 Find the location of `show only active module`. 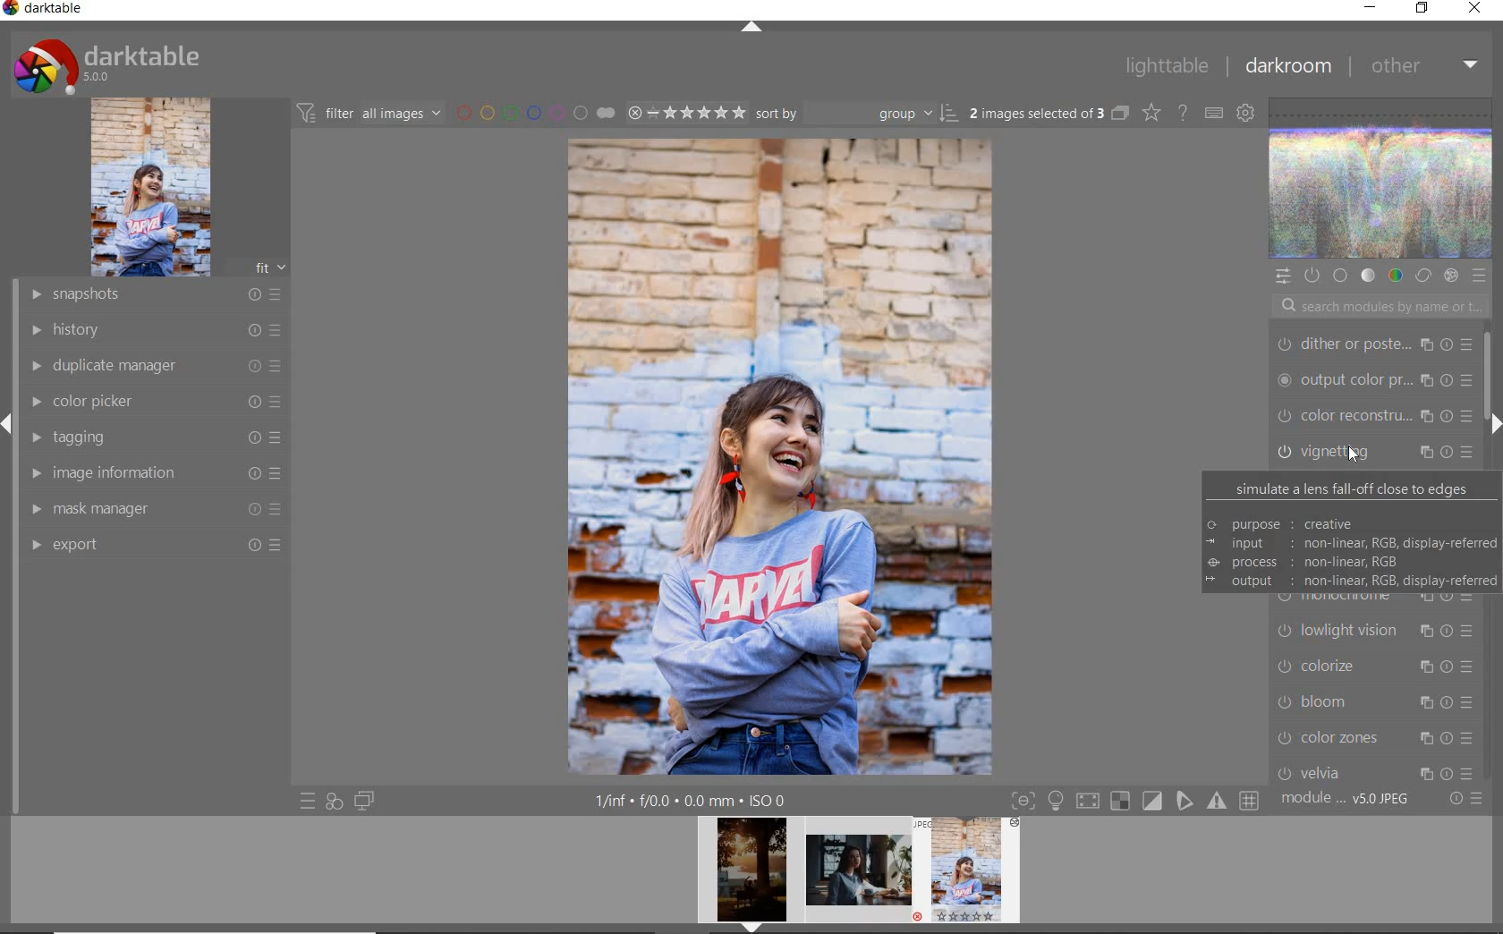

show only active module is located at coordinates (1311, 276).